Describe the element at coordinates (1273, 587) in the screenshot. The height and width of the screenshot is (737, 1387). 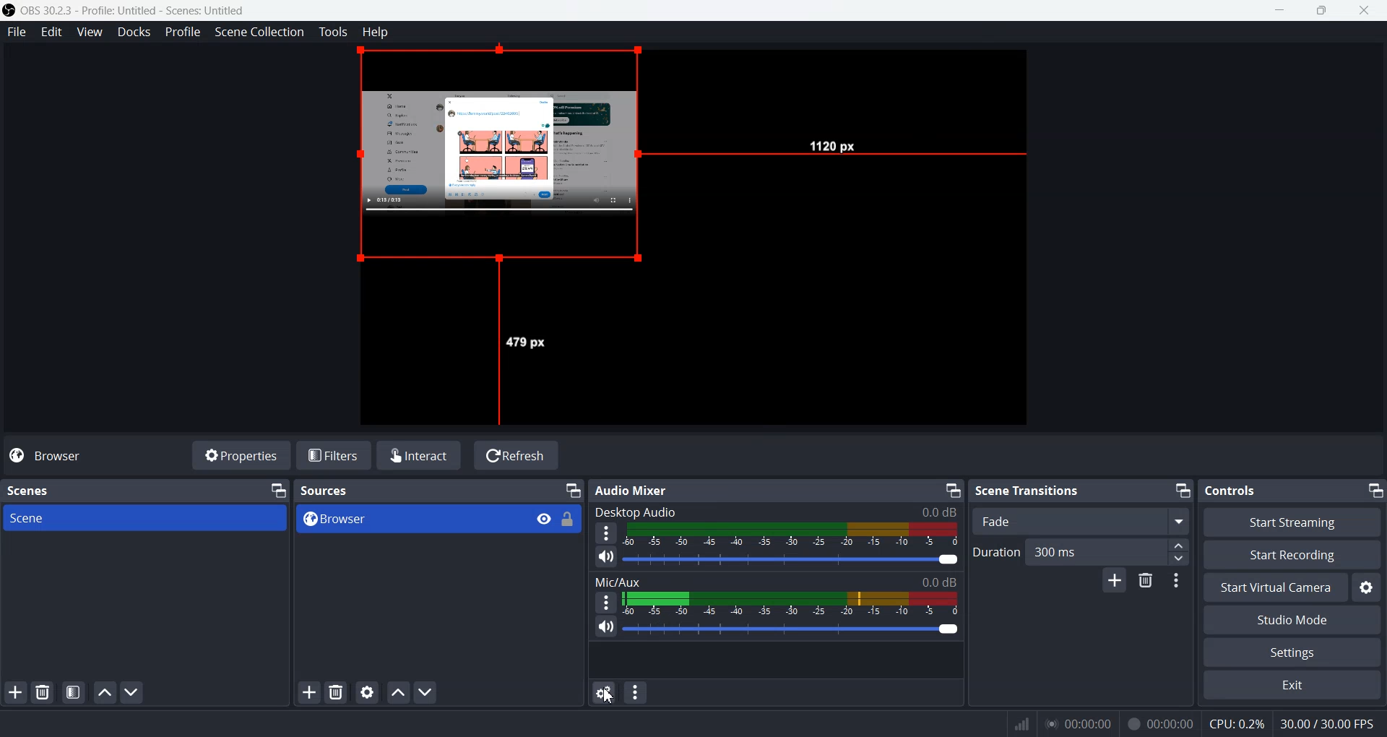
I see `Start Virtual Camera` at that location.